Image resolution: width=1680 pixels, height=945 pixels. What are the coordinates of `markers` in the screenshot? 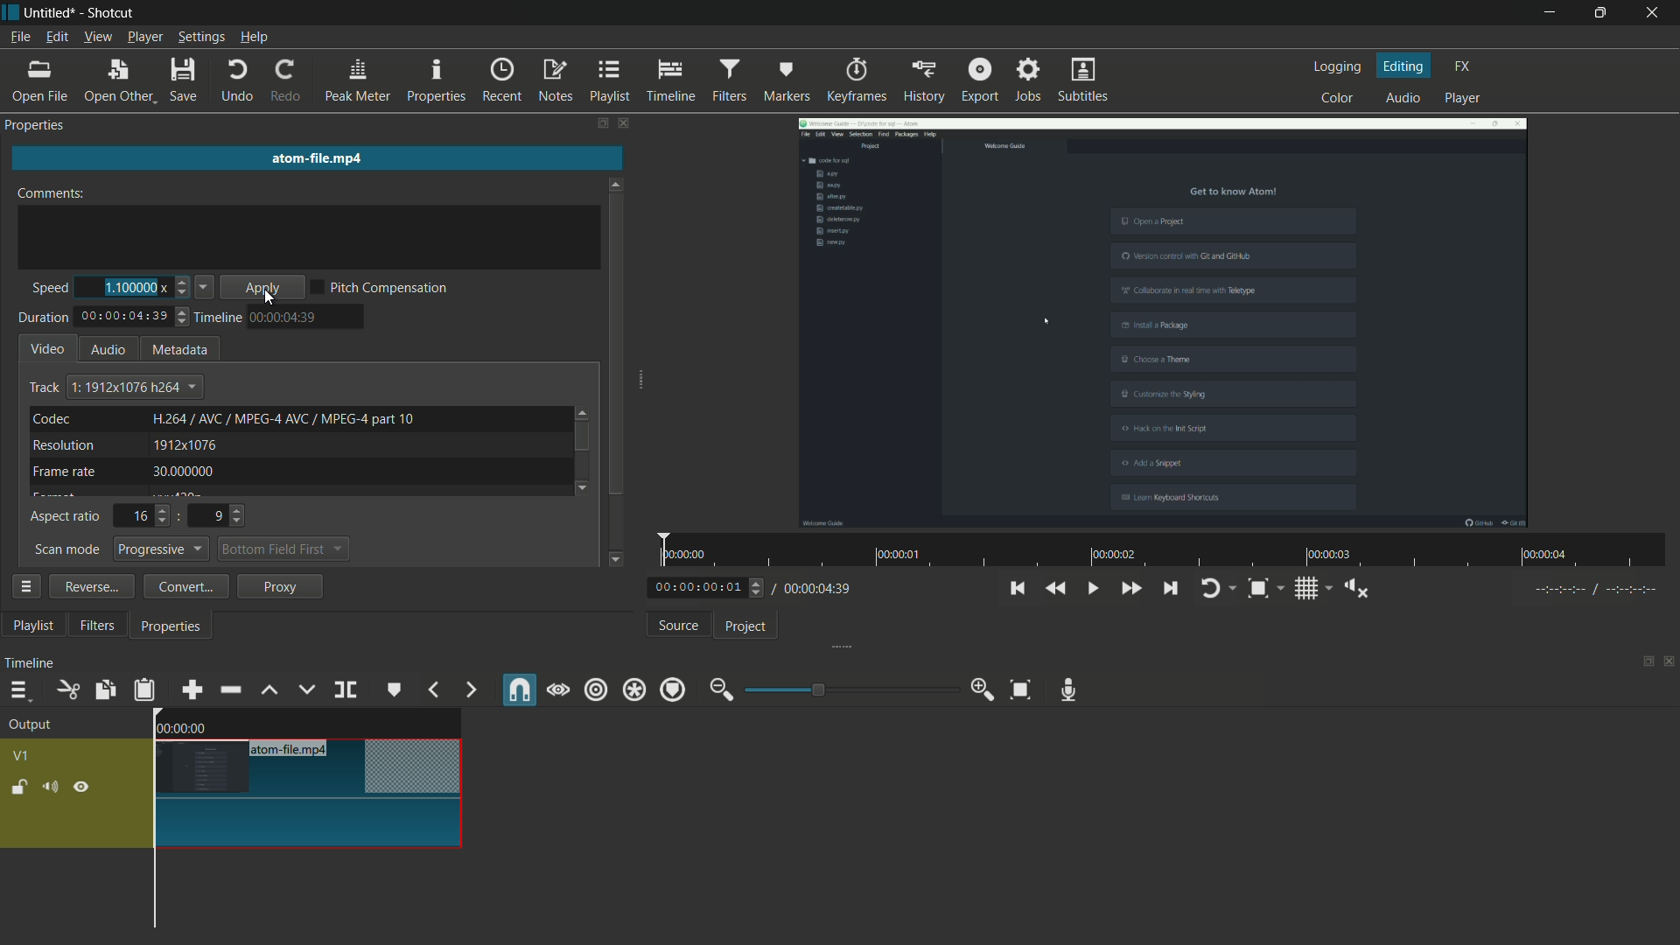 It's located at (788, 80).